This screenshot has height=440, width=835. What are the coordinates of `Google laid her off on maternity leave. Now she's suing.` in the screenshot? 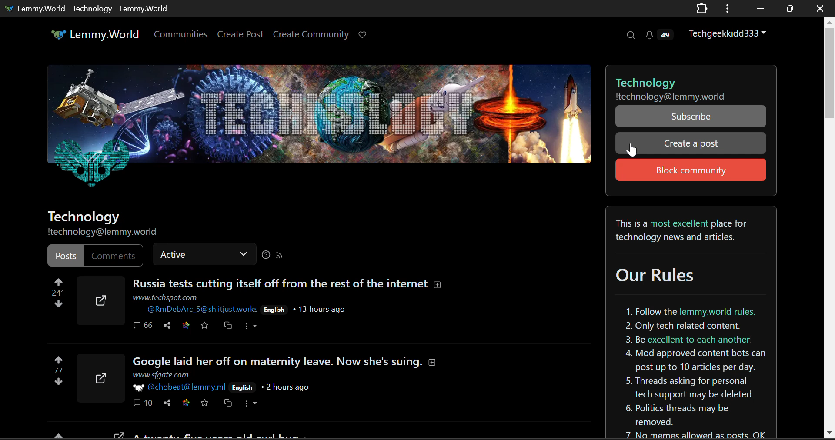 It's located at (286, 362).